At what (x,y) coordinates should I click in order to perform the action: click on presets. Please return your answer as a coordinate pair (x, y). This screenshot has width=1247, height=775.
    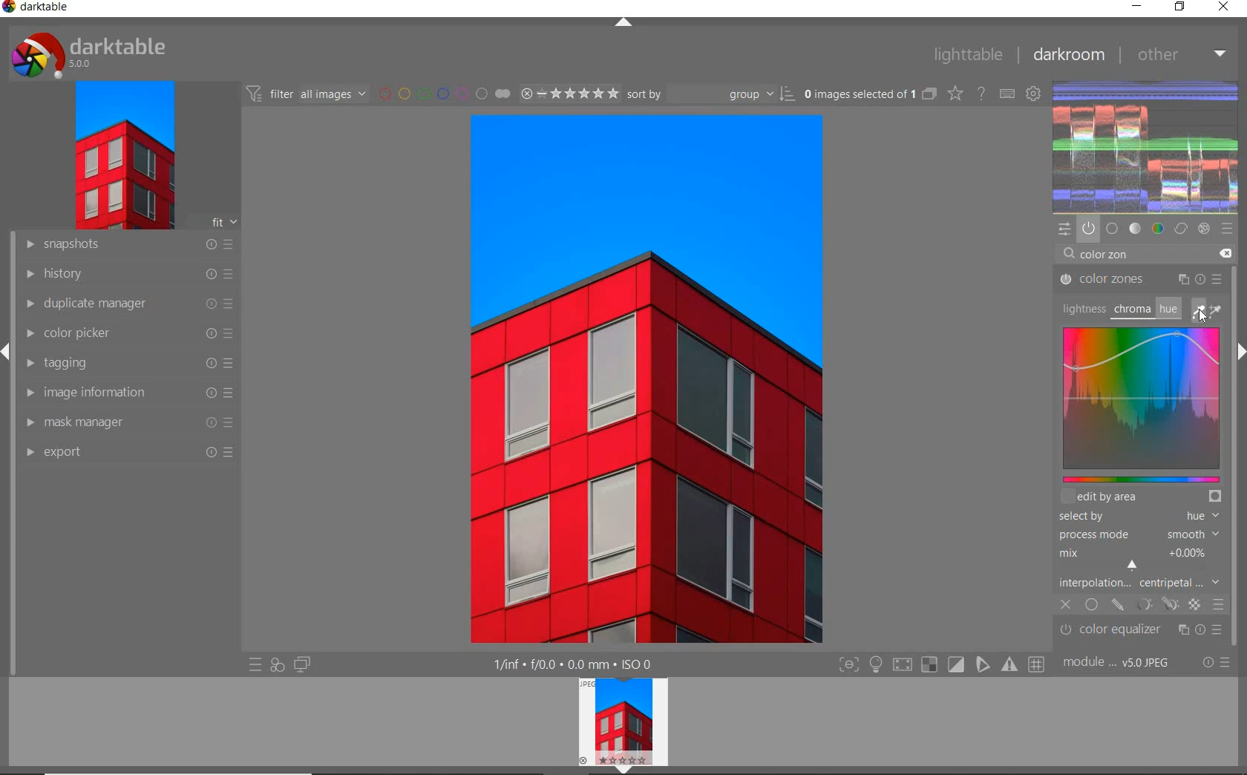
    Looking at the image, I should click on (1227, 227).